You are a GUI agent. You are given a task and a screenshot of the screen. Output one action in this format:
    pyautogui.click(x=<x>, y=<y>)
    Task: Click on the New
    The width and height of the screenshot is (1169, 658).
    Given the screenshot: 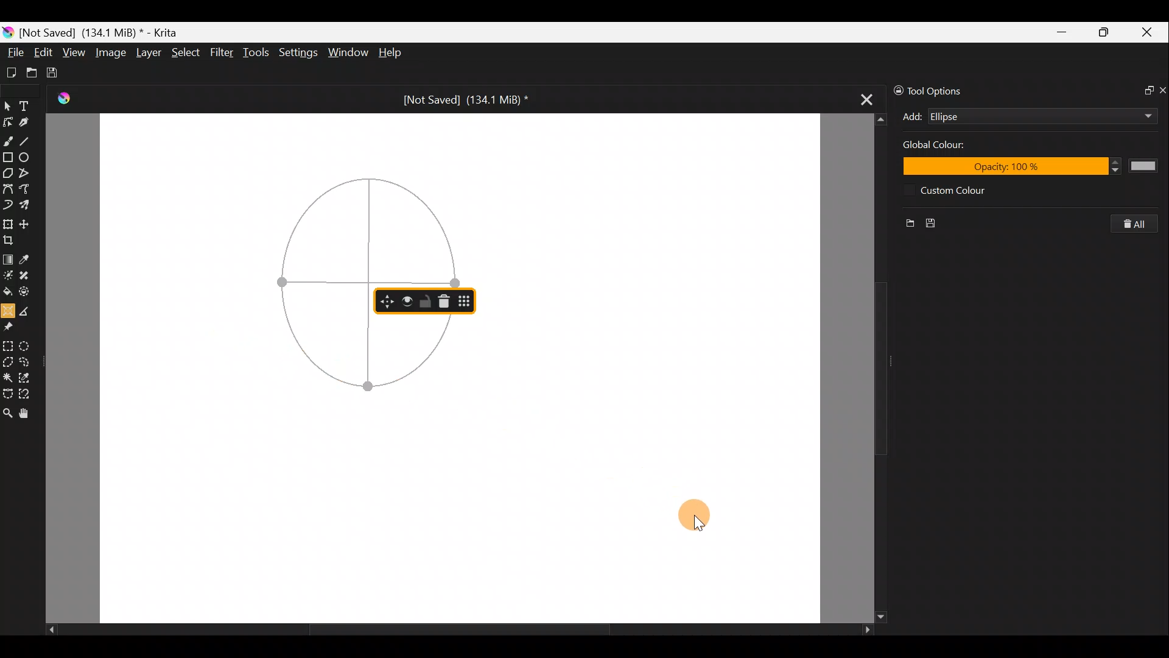 What is the action you would take?
    pyautogui.click(x=905, y=221)
    